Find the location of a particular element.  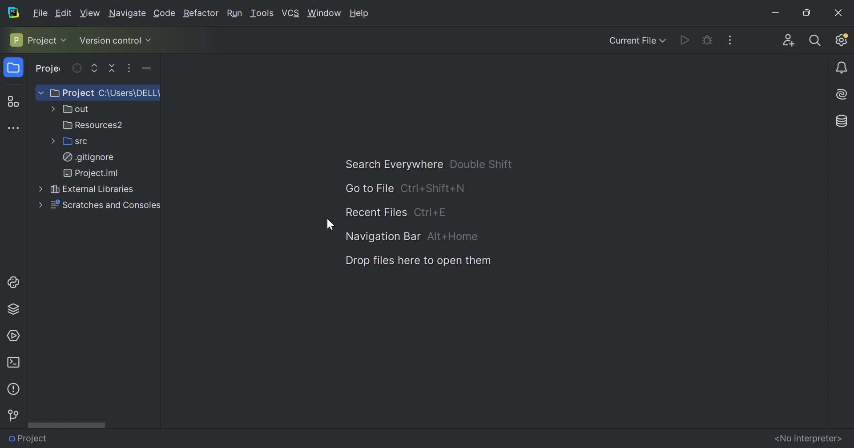

src is located at coordinates (73, 141).